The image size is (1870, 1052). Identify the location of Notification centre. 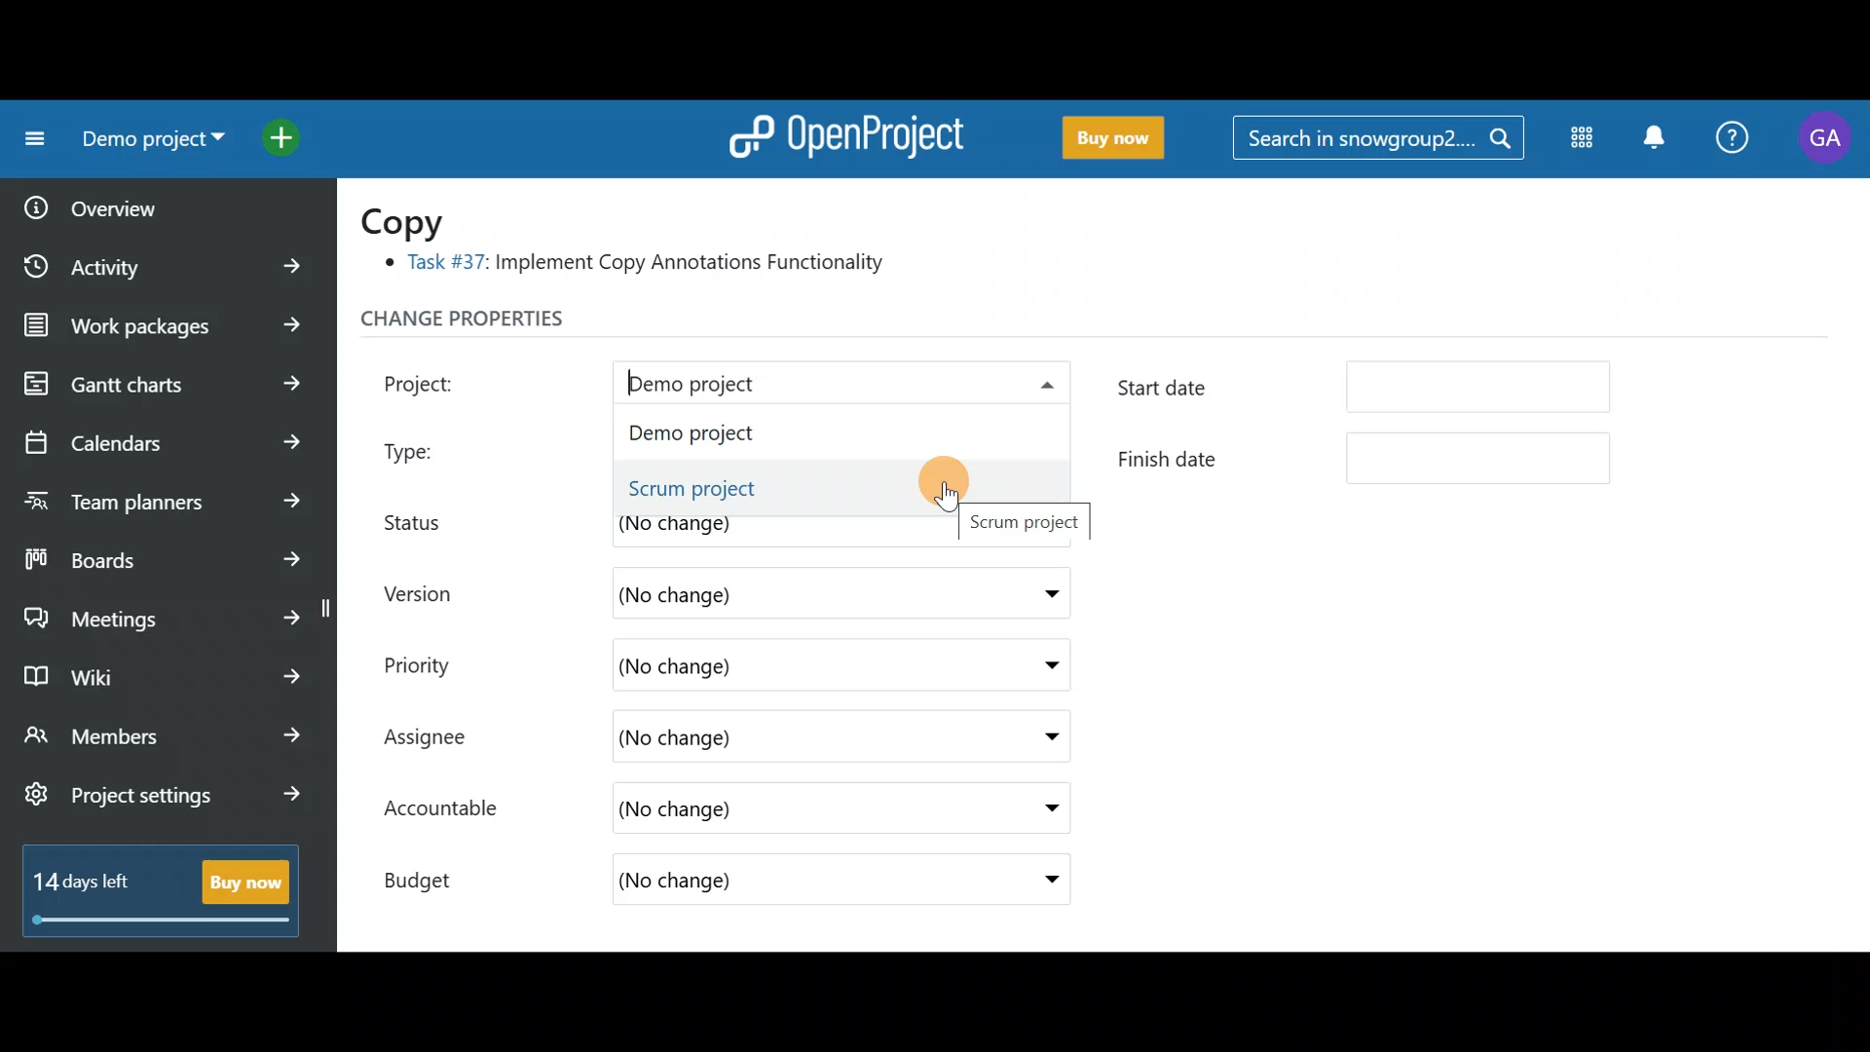
(1653, 139).